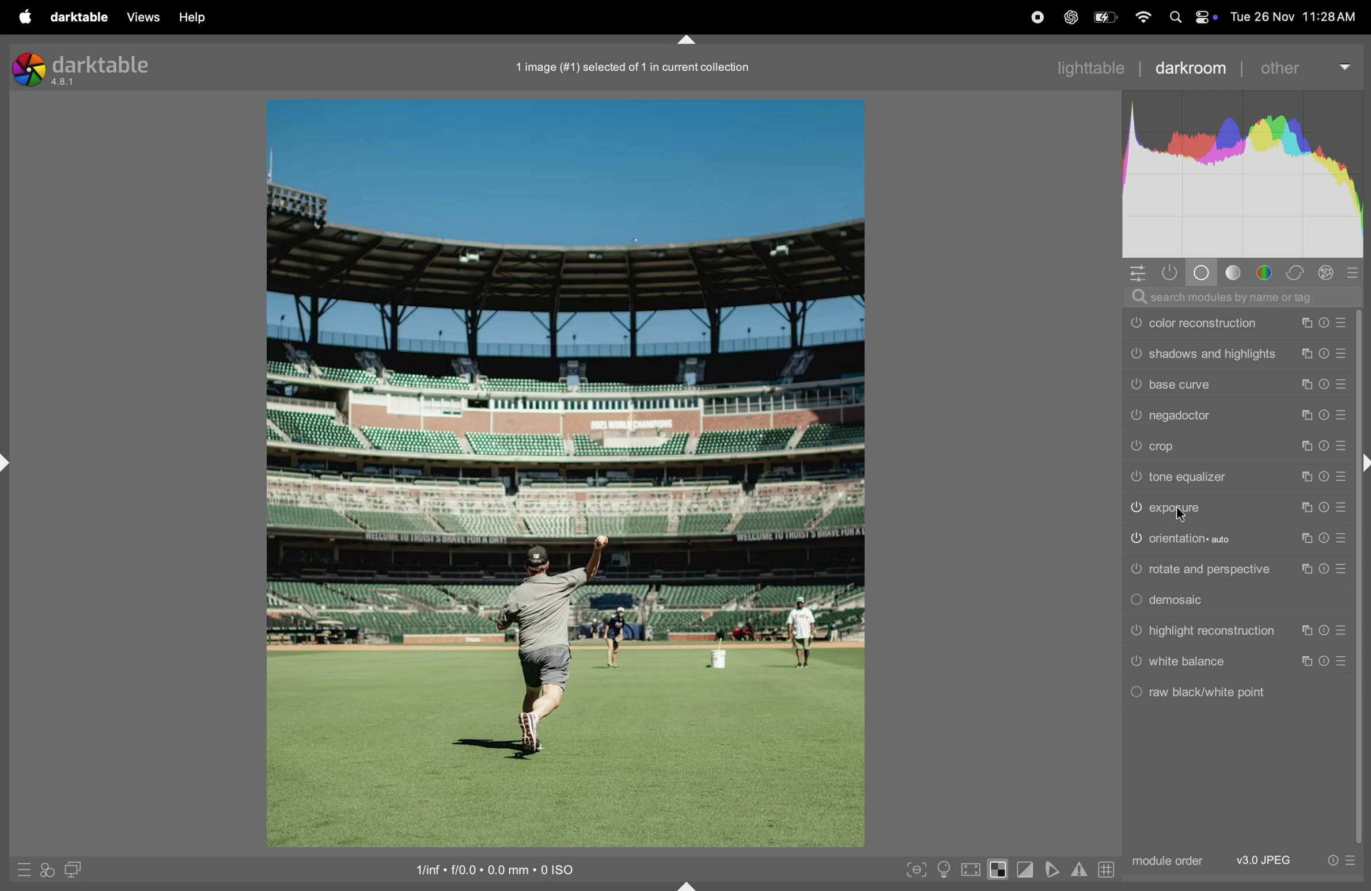 The height and width of the screenshot is (891, 1371). I want to click on copy, so click(1304, 508).